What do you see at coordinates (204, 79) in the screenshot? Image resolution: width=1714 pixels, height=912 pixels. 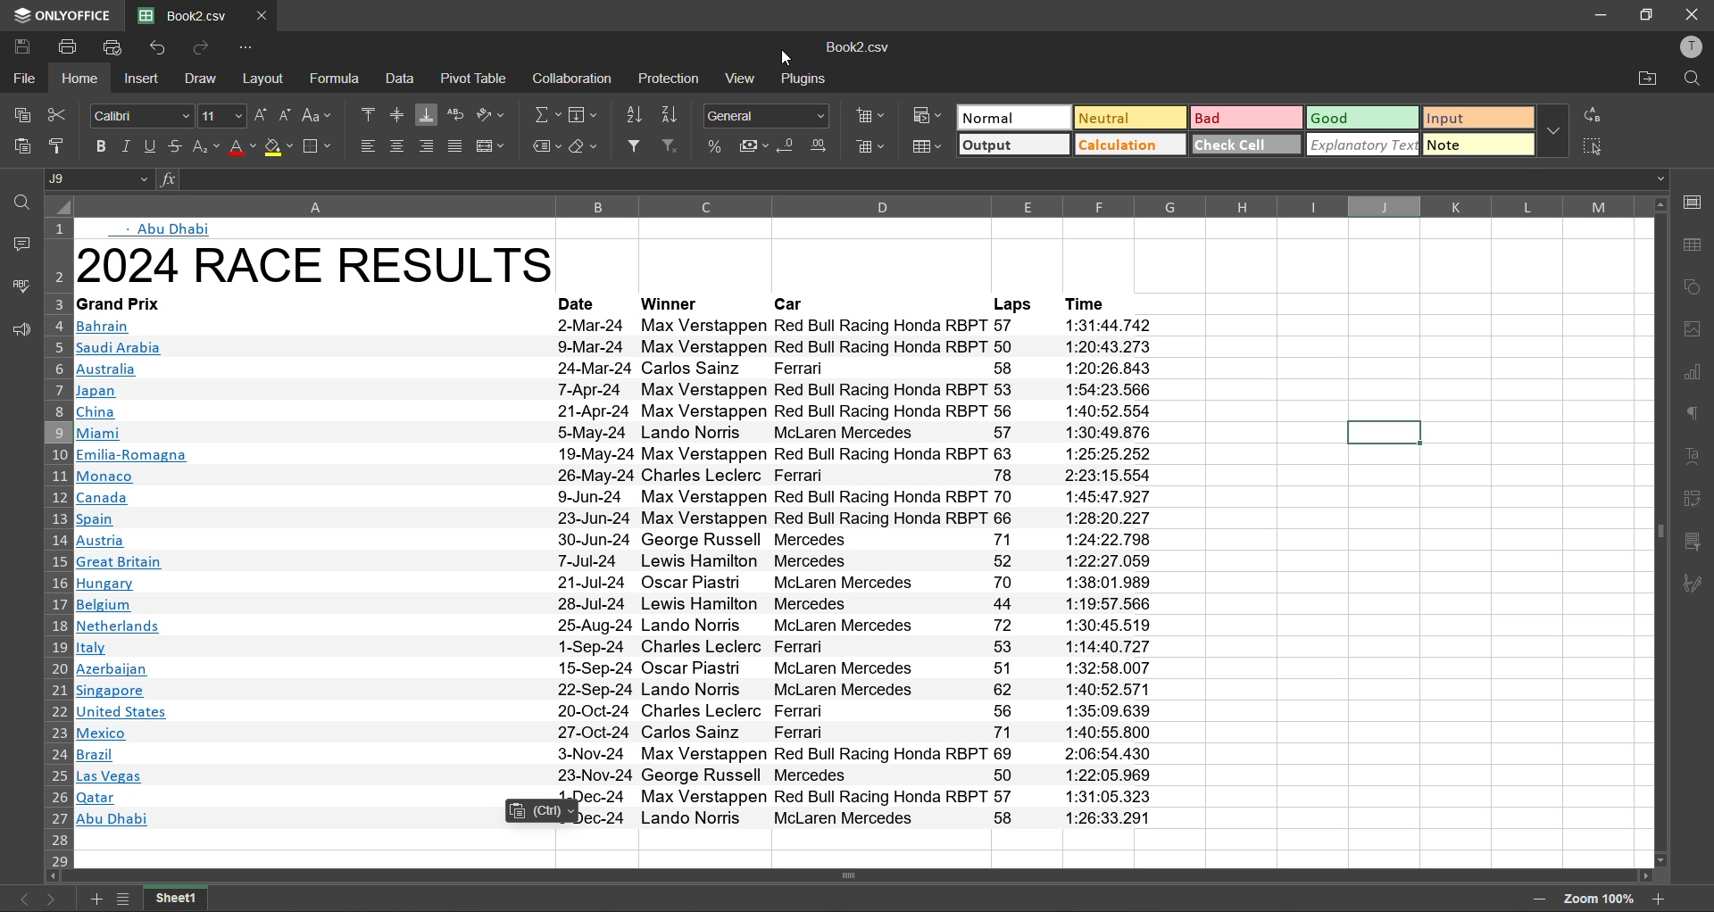 I see `draw` at bounding box center [204, 79].